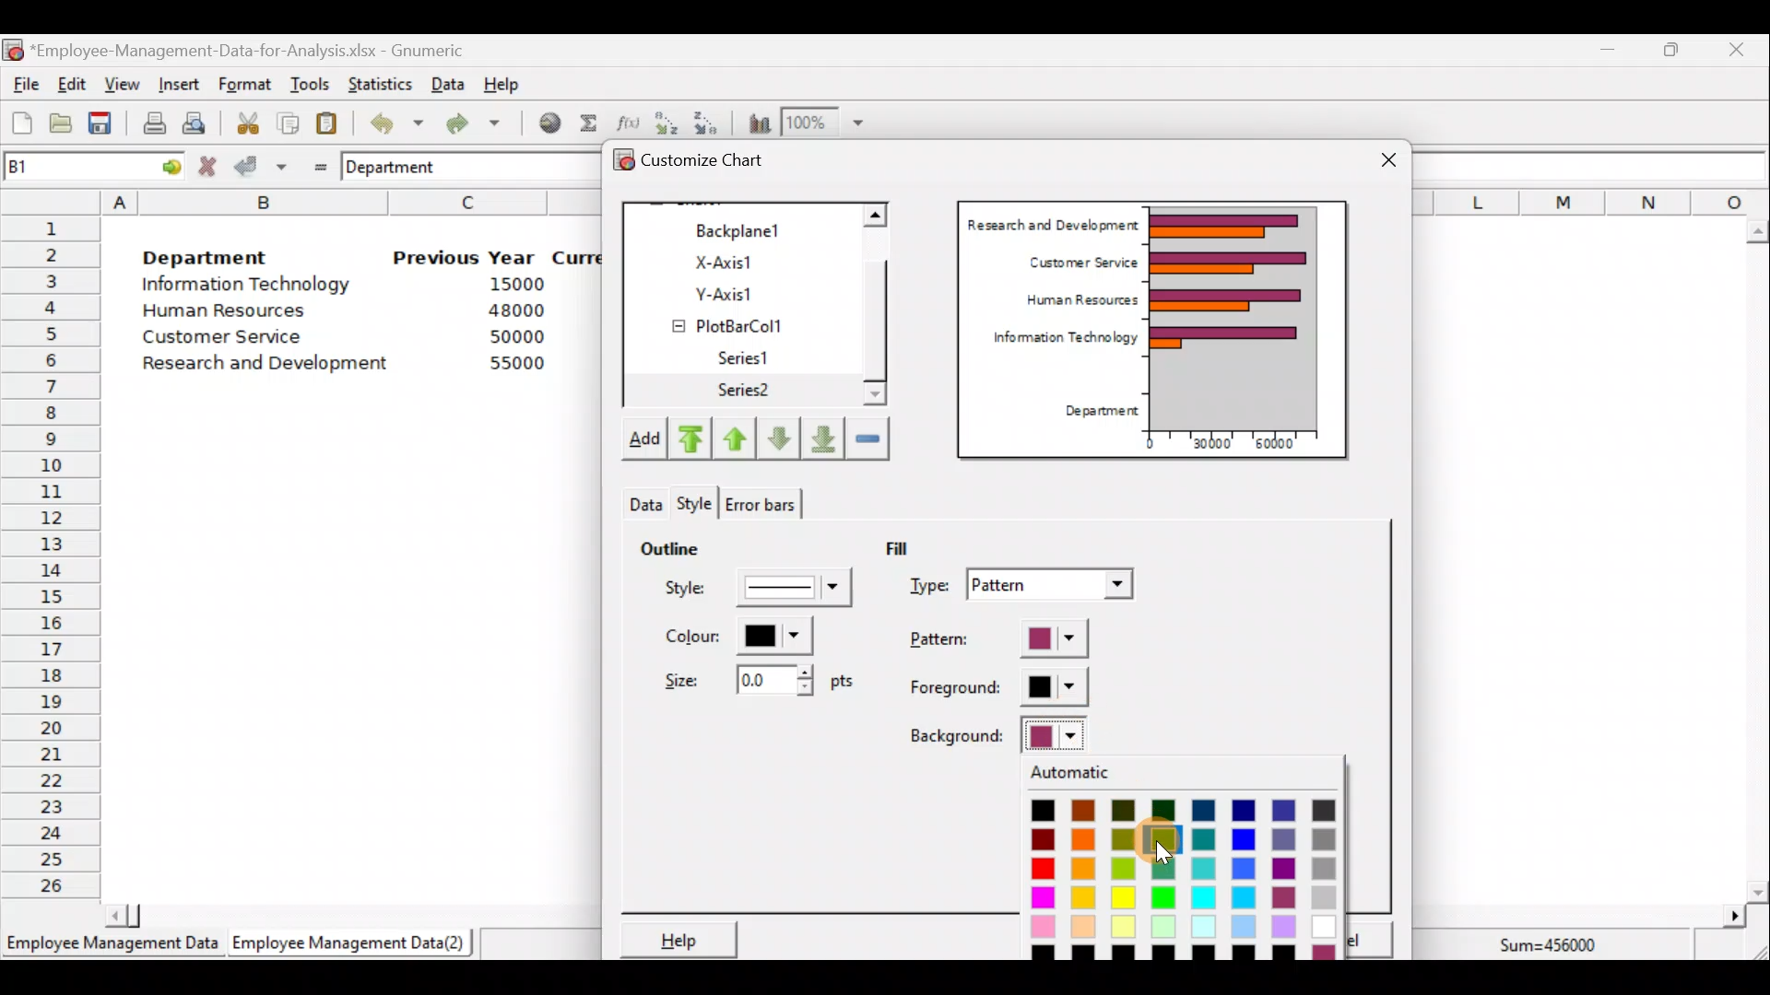  I want to click on 60000", so click(1285, 446).